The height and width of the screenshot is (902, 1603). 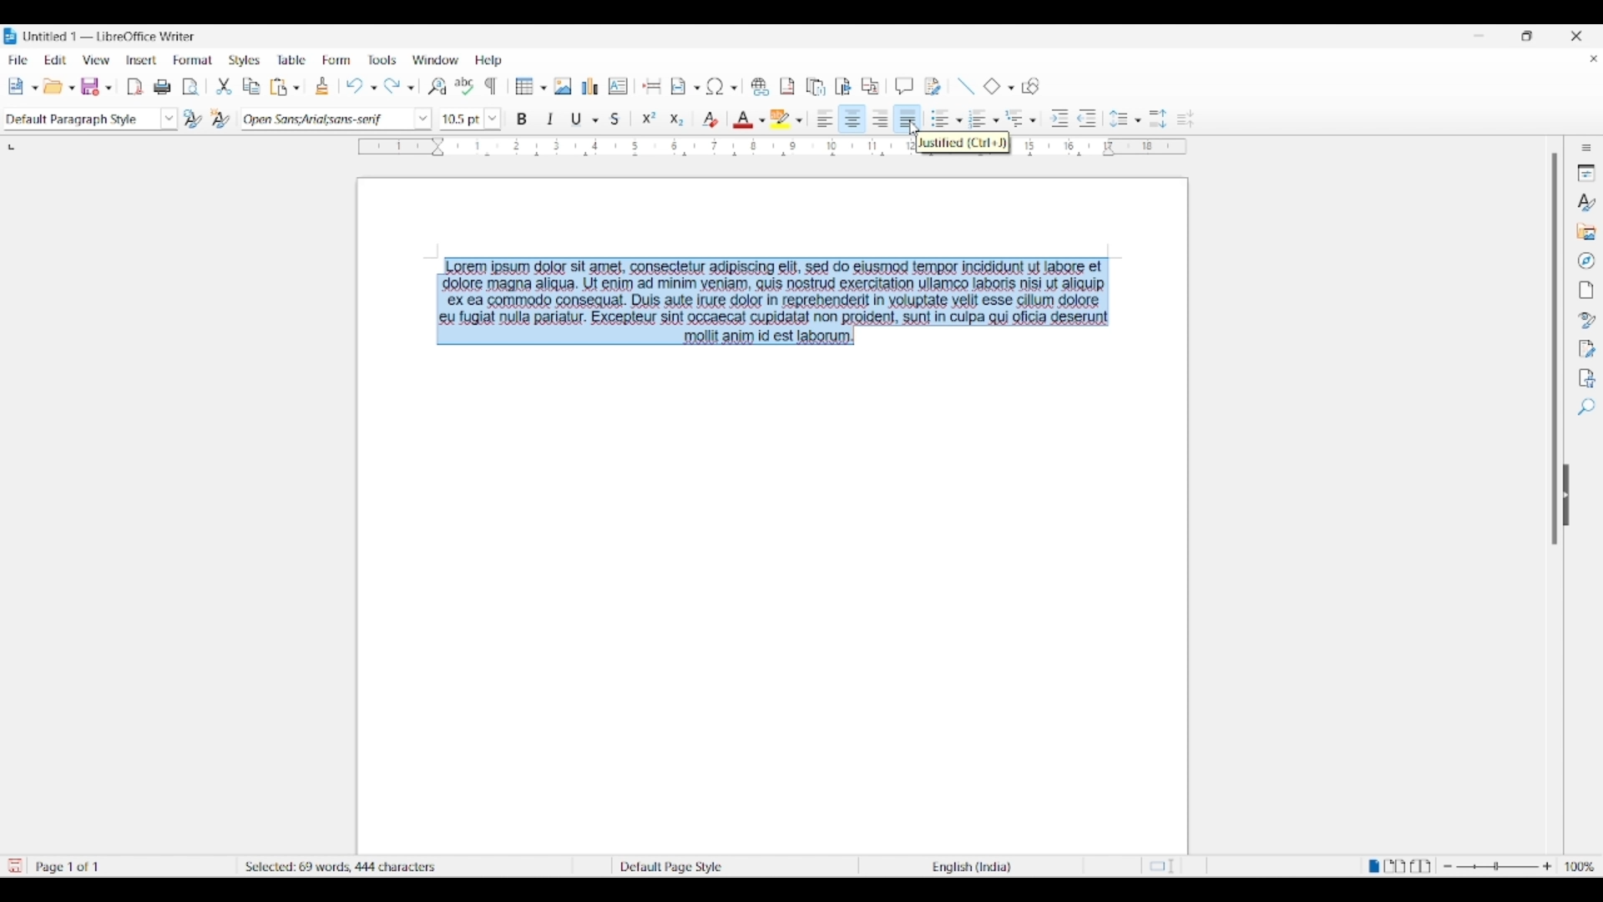 I want to click on Selected color for highlighting color, so click(x=781, y=118).